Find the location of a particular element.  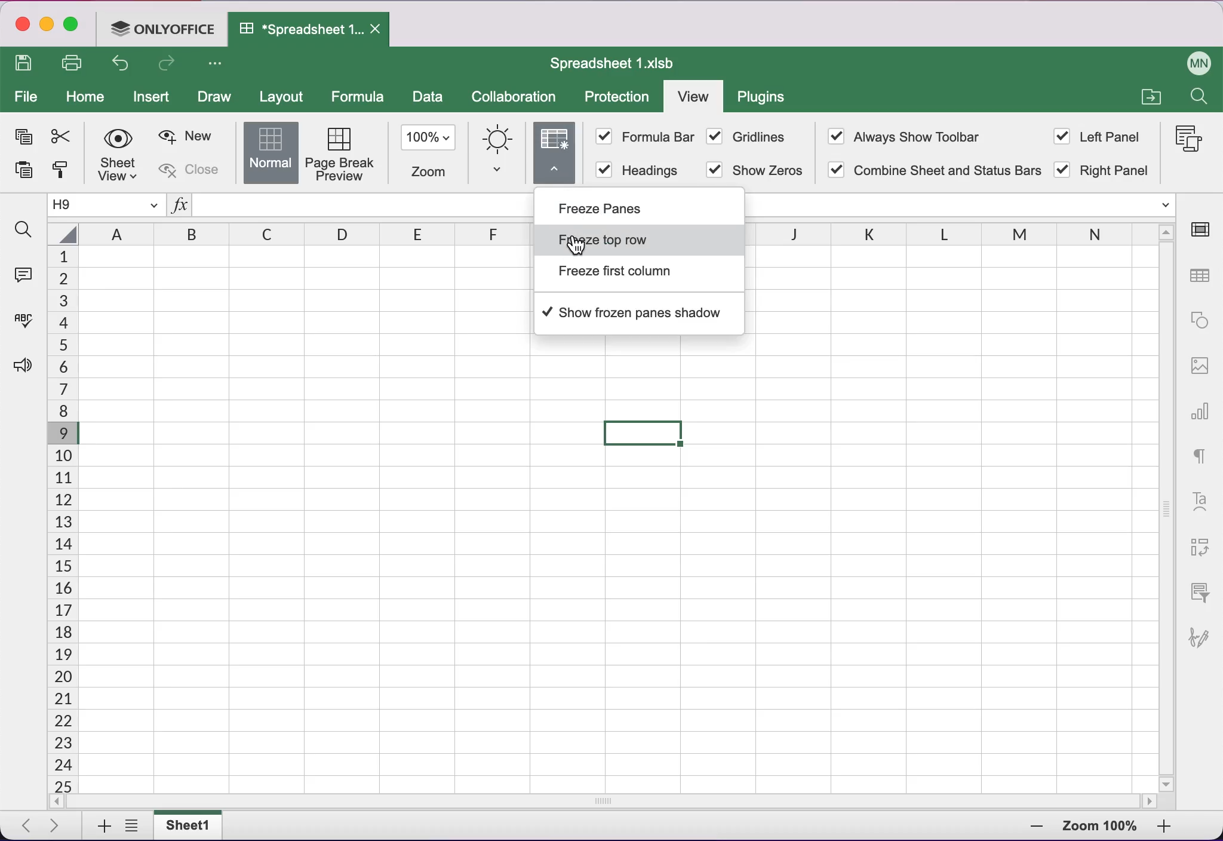

spreadsheet tab is located at coordinates (311, 30).